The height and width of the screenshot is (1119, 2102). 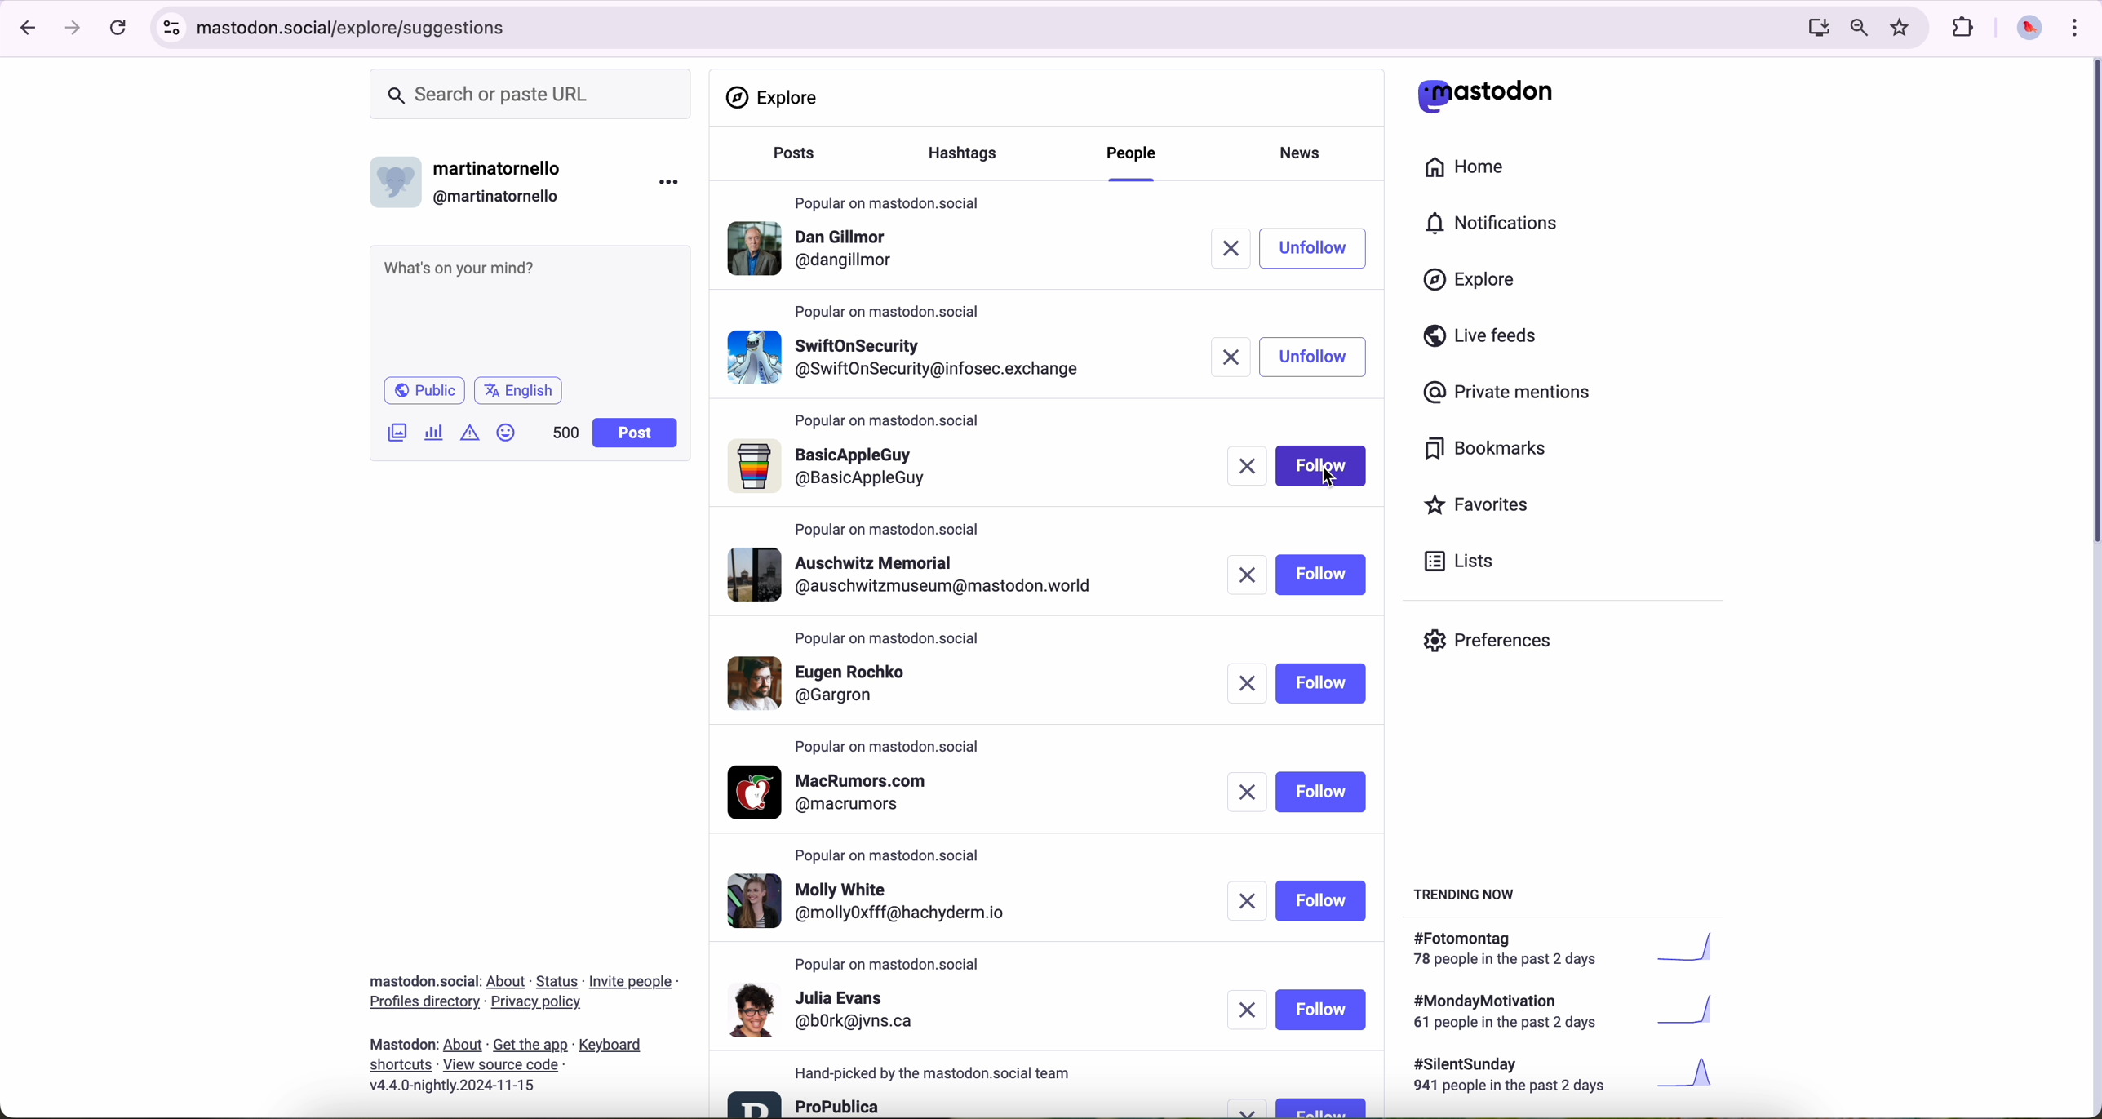 What do you see at coordinates (1314, 357) in the screenshot?
I see `unfollow` at bounding box center [1314, 357].